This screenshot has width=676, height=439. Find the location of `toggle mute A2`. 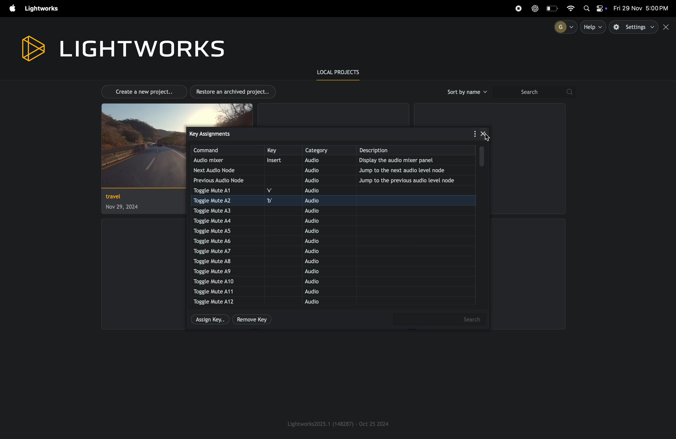

toggle mute A2 is located at coordinates (227, 200).